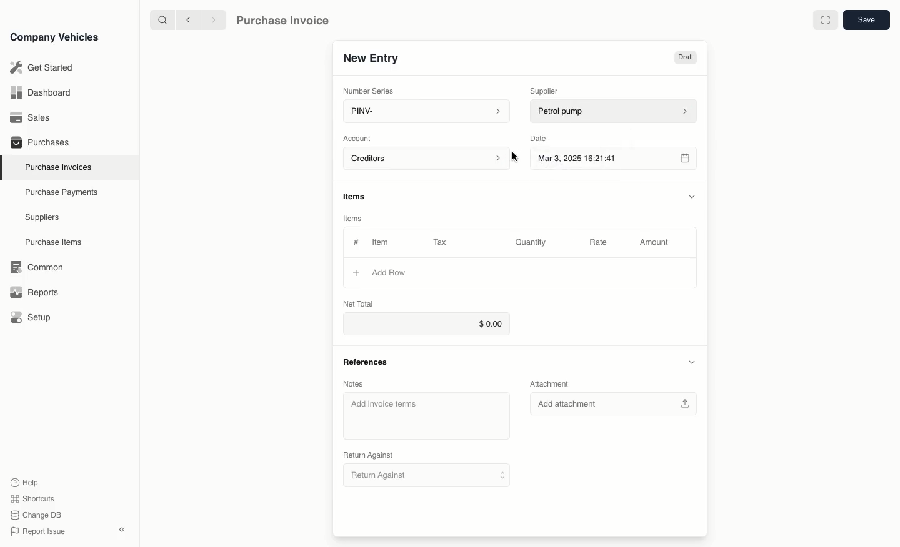 The height and width of the screenshot is (547, 900). I want to click on Dashboard, so click(40, 92).